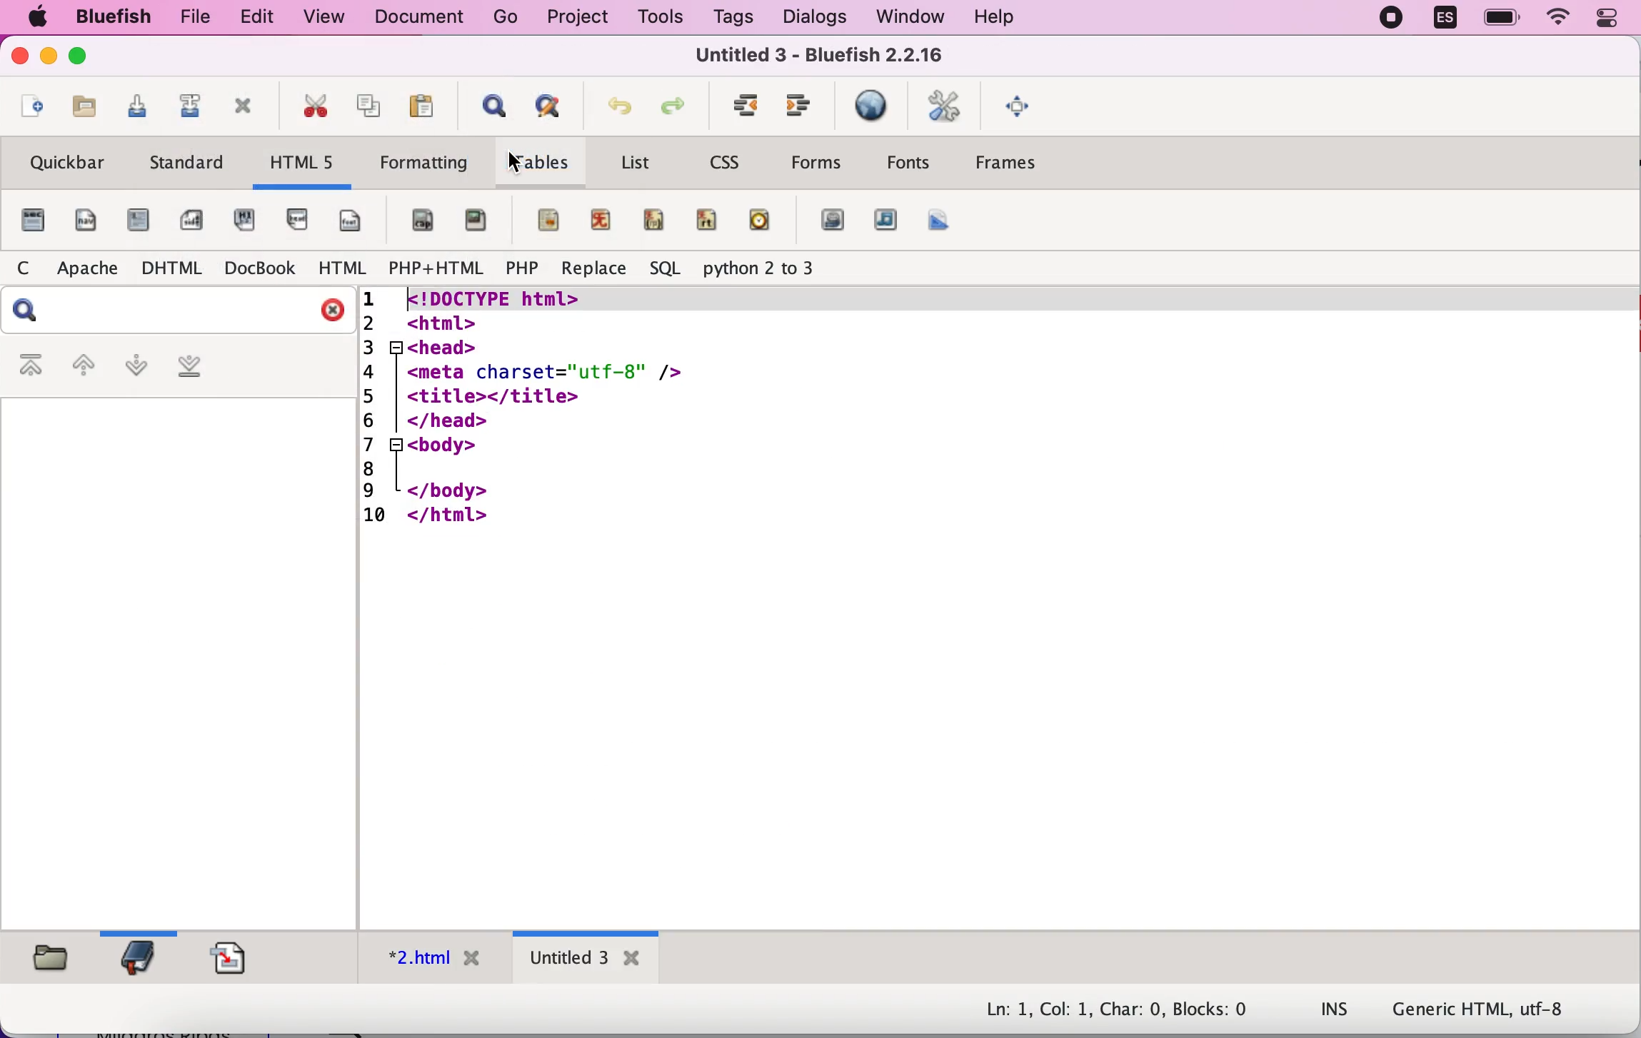 This screenshot has width=1641, height=1038. Describe the element at coordinates (181, 110) in the screenshot. I see `save file as` at that location.